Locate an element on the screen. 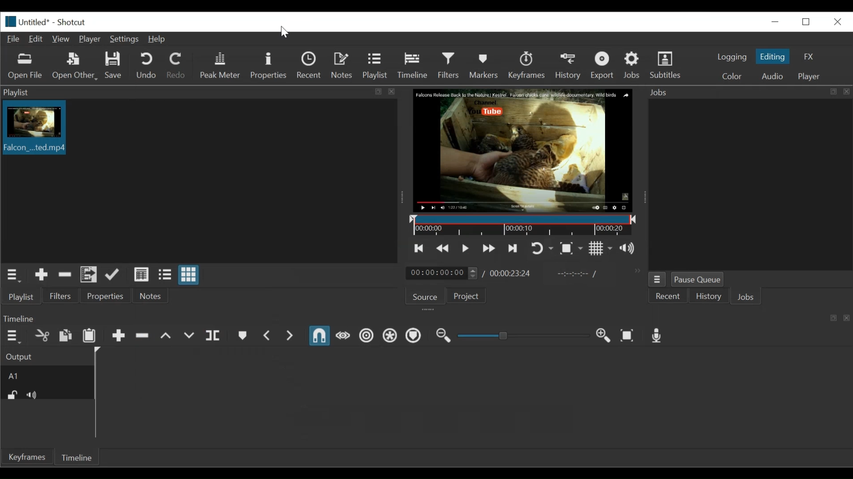 Image resolution: width=853 pixels, height=479 pixels. Save is located at coordinates (113, 66).